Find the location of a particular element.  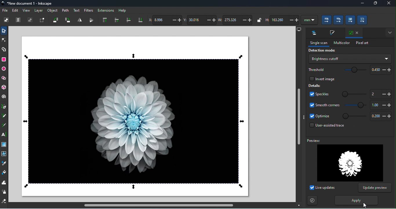

Select all in all layers is located at coordinates (19, 20).